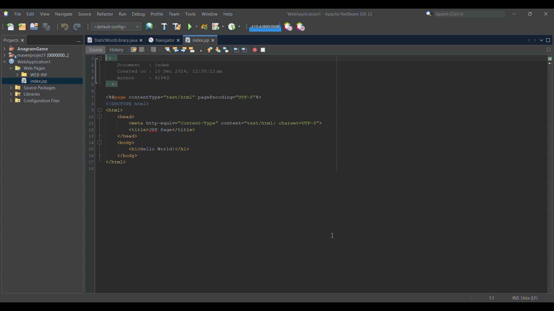  What do you see at coordinates (234, 27) in the screenshot?
I see `Profile main project options` at bounding box center [234, 27].